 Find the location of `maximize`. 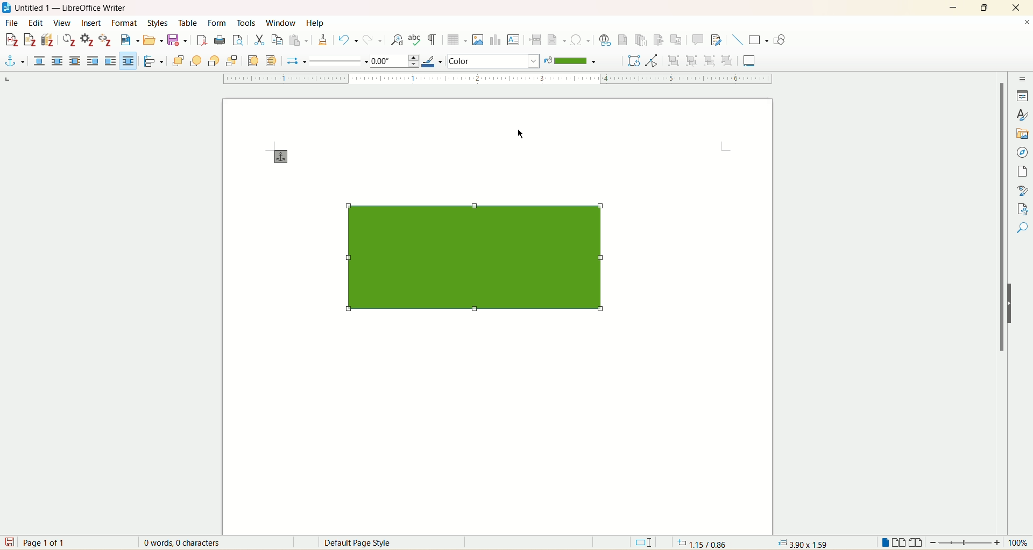

maximize is located at coordinates (986, 8).